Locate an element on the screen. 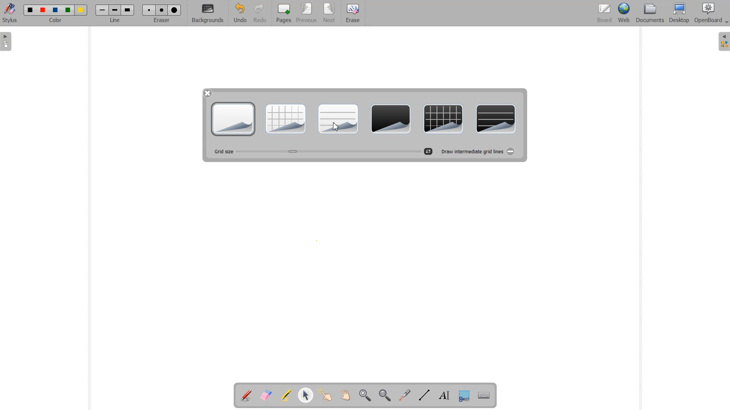  Text Tool is located at coordinates (443, 396).